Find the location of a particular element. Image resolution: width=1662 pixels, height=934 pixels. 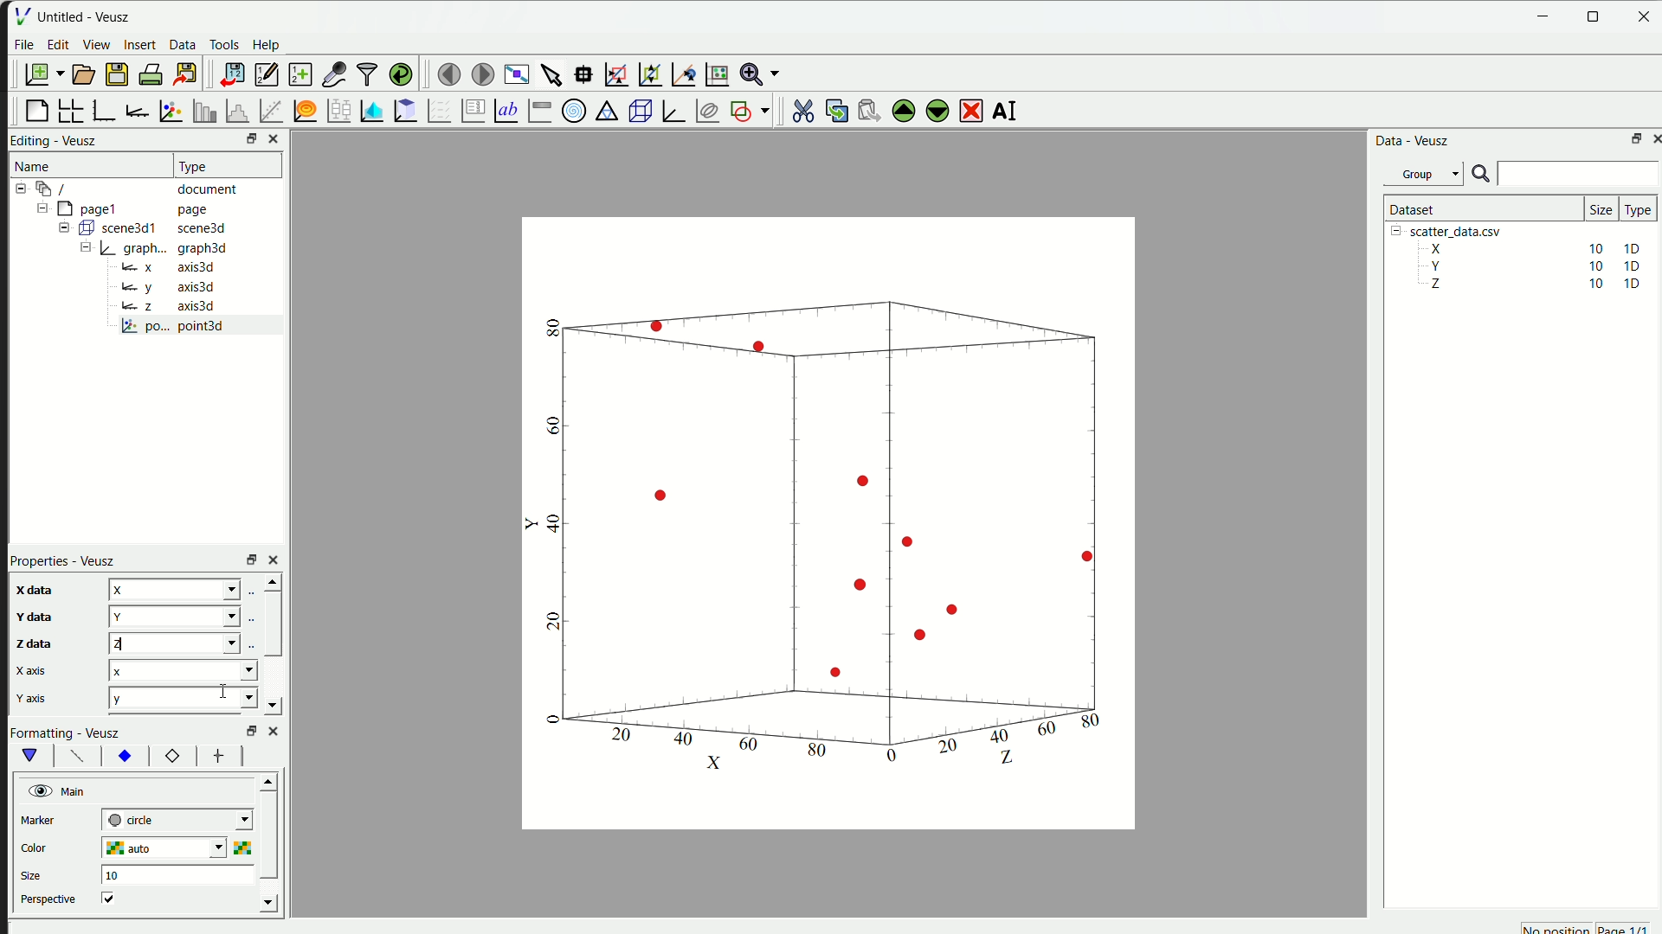

Bz  axis3d is located at coordinates (164, 306).